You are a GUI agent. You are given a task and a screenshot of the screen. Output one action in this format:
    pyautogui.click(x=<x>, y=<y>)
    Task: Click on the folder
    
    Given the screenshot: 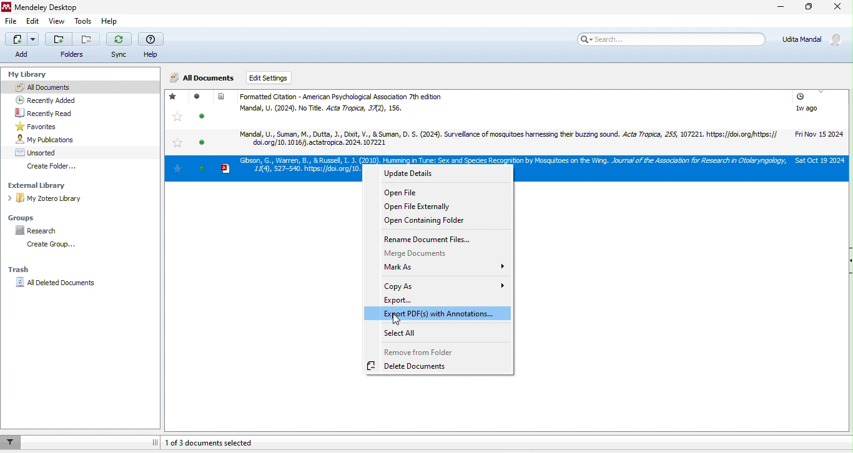 What is the action you would take?
    pyautogui.click(x=73, y=46)
    